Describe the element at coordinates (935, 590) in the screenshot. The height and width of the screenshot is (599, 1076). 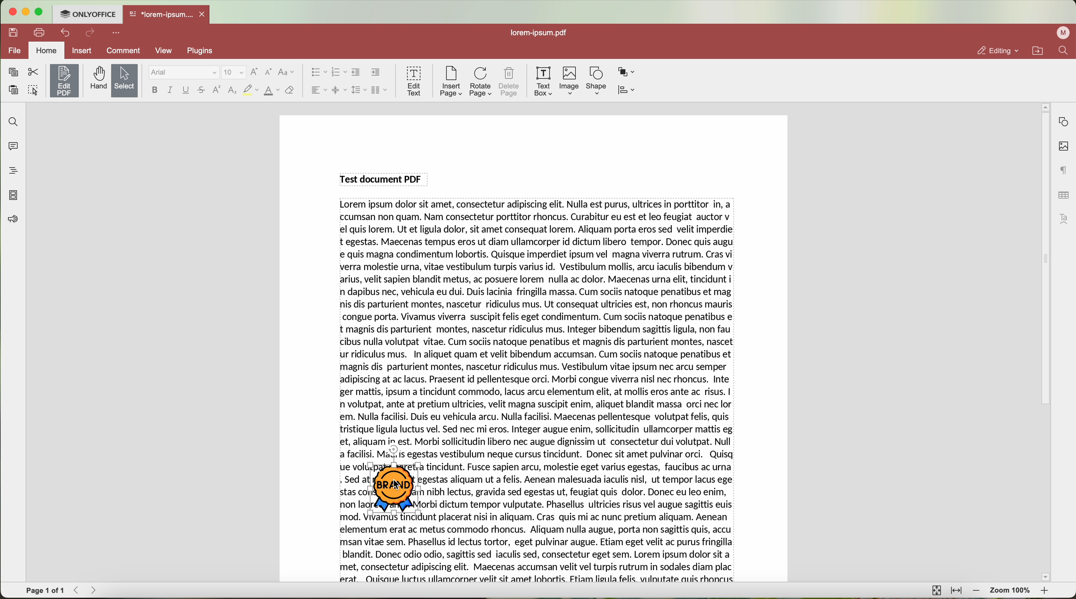
I see `fit to page` at that location.